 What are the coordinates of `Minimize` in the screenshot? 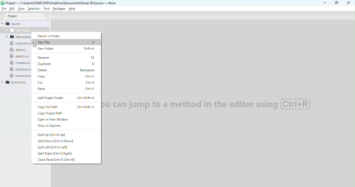 It's located at (325, 3).